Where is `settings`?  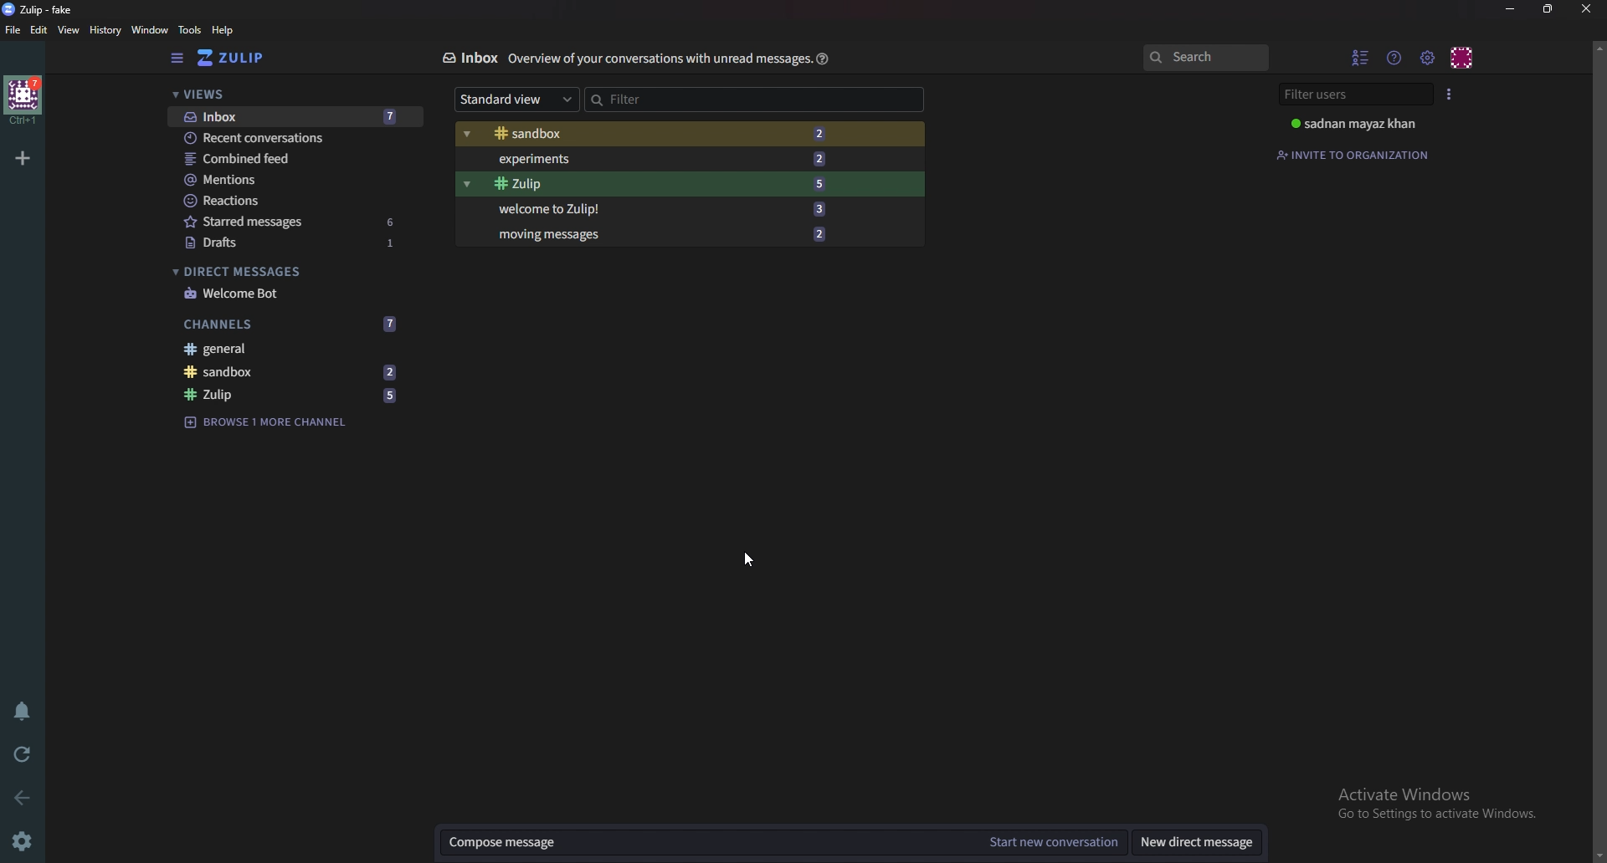
settings is located at coordinates (24, 841).